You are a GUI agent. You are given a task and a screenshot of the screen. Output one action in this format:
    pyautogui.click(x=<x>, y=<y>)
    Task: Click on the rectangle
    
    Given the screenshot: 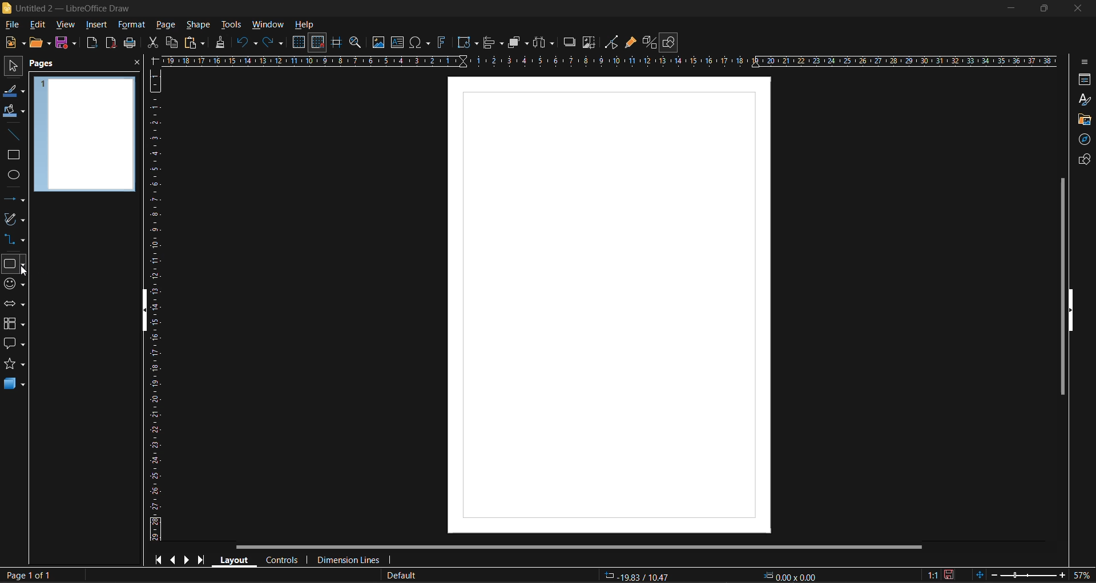 What is the action you would take?
    pyautogui.click(x=11, y=156)
    